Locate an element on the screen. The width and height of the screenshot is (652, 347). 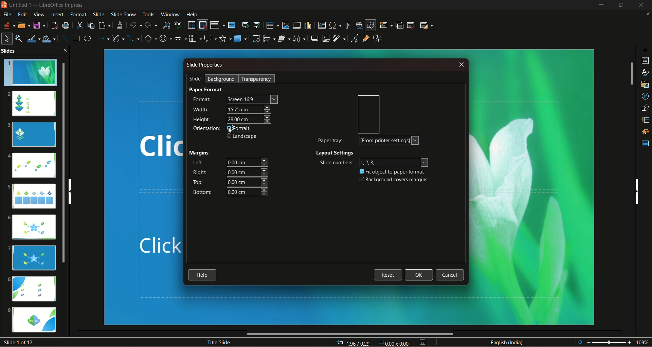
flowchart is located at coordinates (195, 38).